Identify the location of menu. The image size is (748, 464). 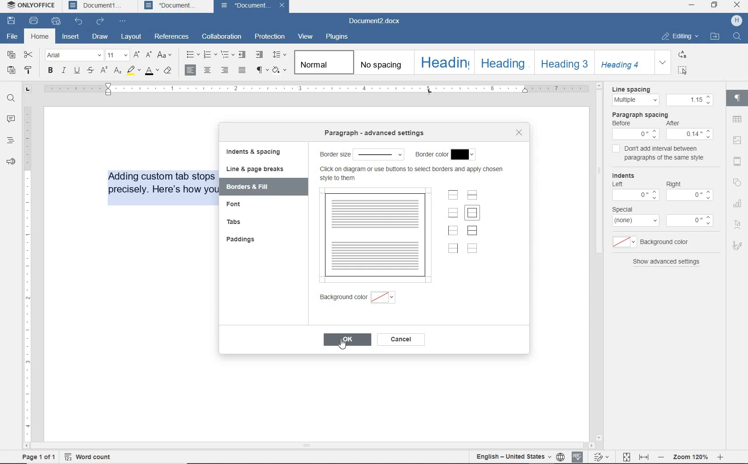
(622, 241).